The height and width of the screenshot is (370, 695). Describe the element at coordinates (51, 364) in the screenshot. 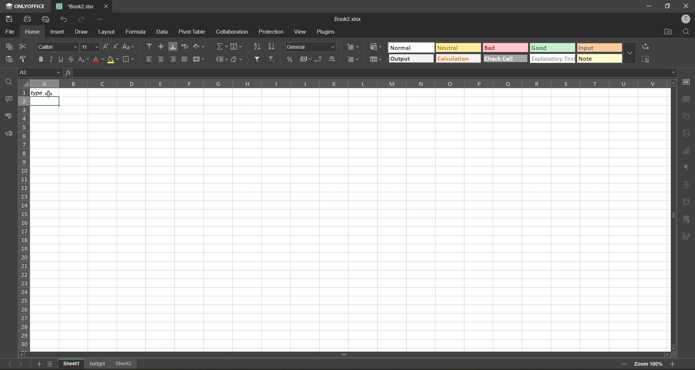

I see `sheet list` at that location.